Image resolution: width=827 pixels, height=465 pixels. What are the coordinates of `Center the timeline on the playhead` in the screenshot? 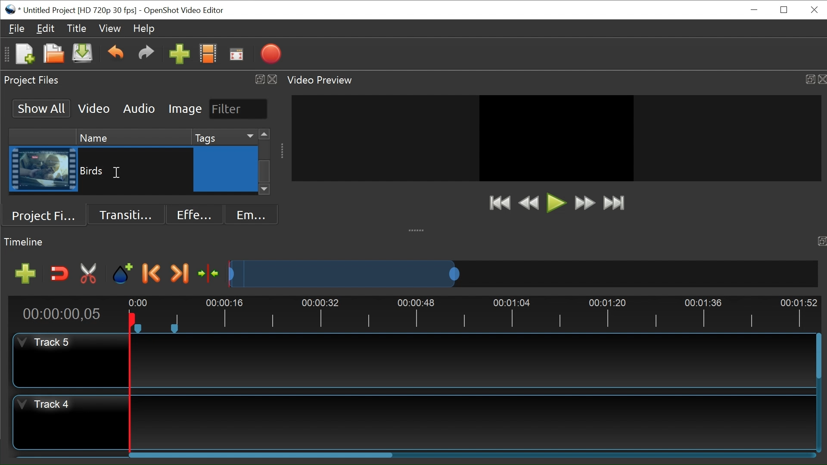 It's located at (207, 273).